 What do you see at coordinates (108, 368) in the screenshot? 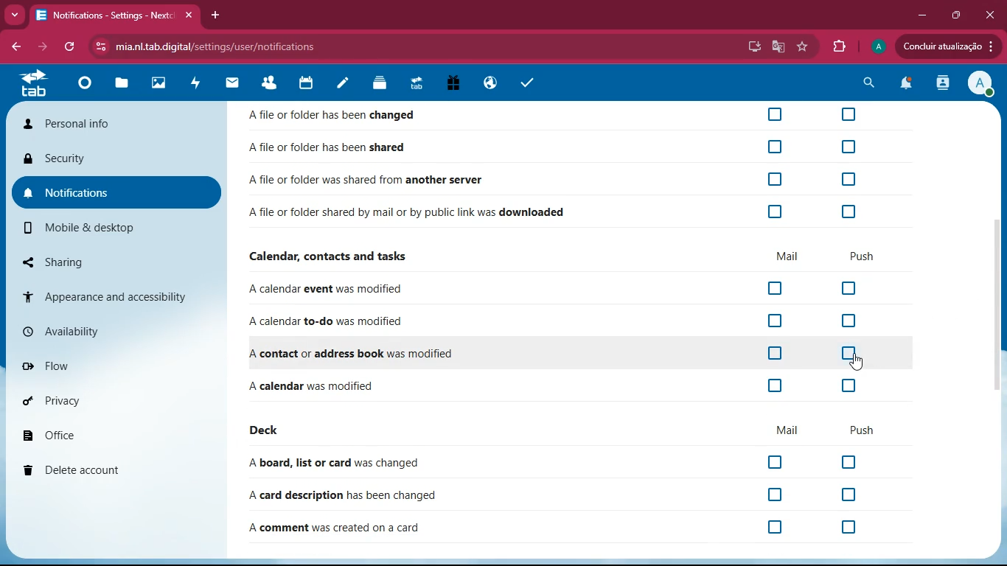
I see `flow` at bounding box center [108, 368].